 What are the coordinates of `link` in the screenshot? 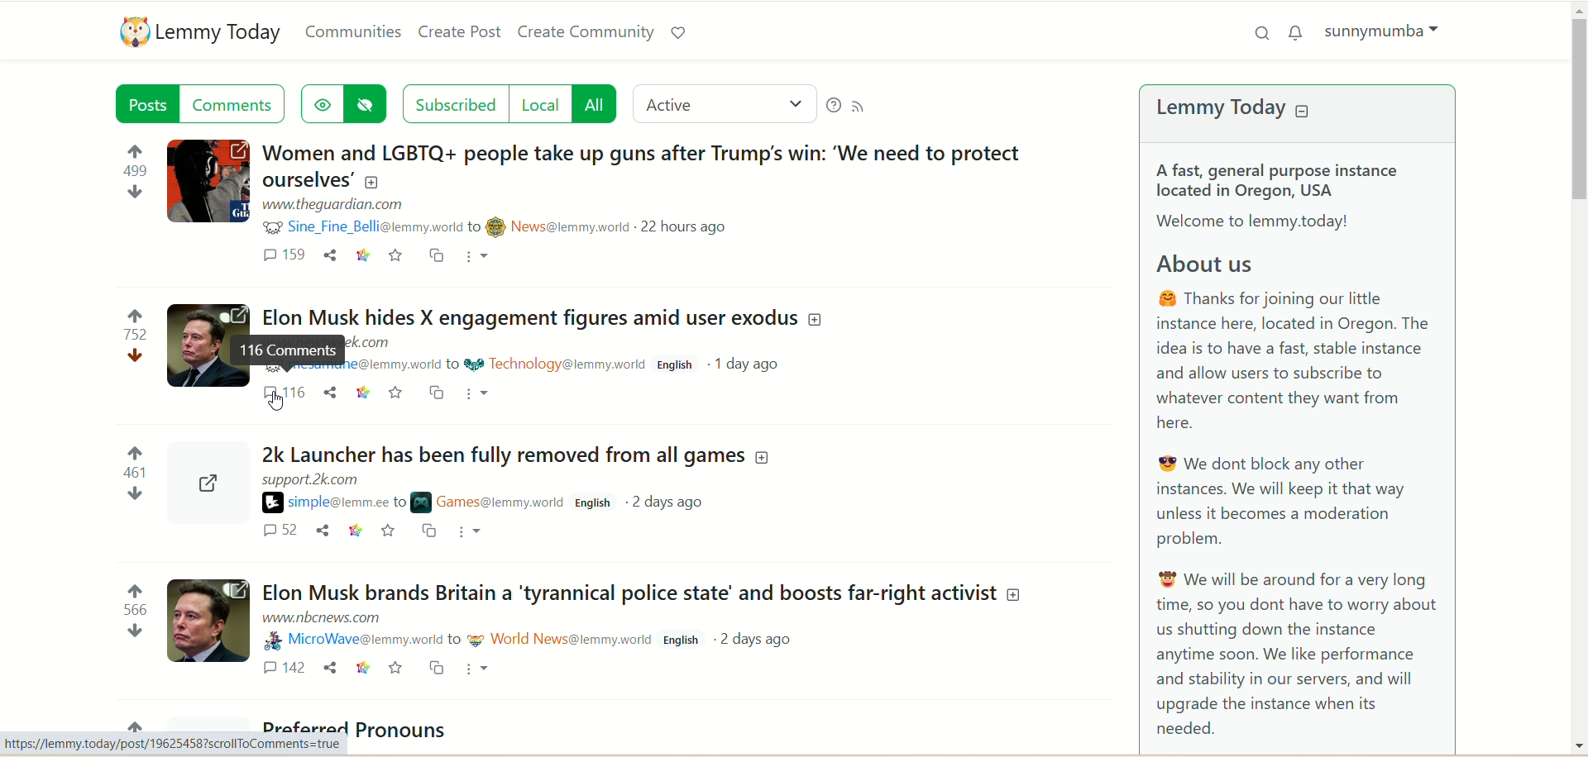 It's located at (356, 530).